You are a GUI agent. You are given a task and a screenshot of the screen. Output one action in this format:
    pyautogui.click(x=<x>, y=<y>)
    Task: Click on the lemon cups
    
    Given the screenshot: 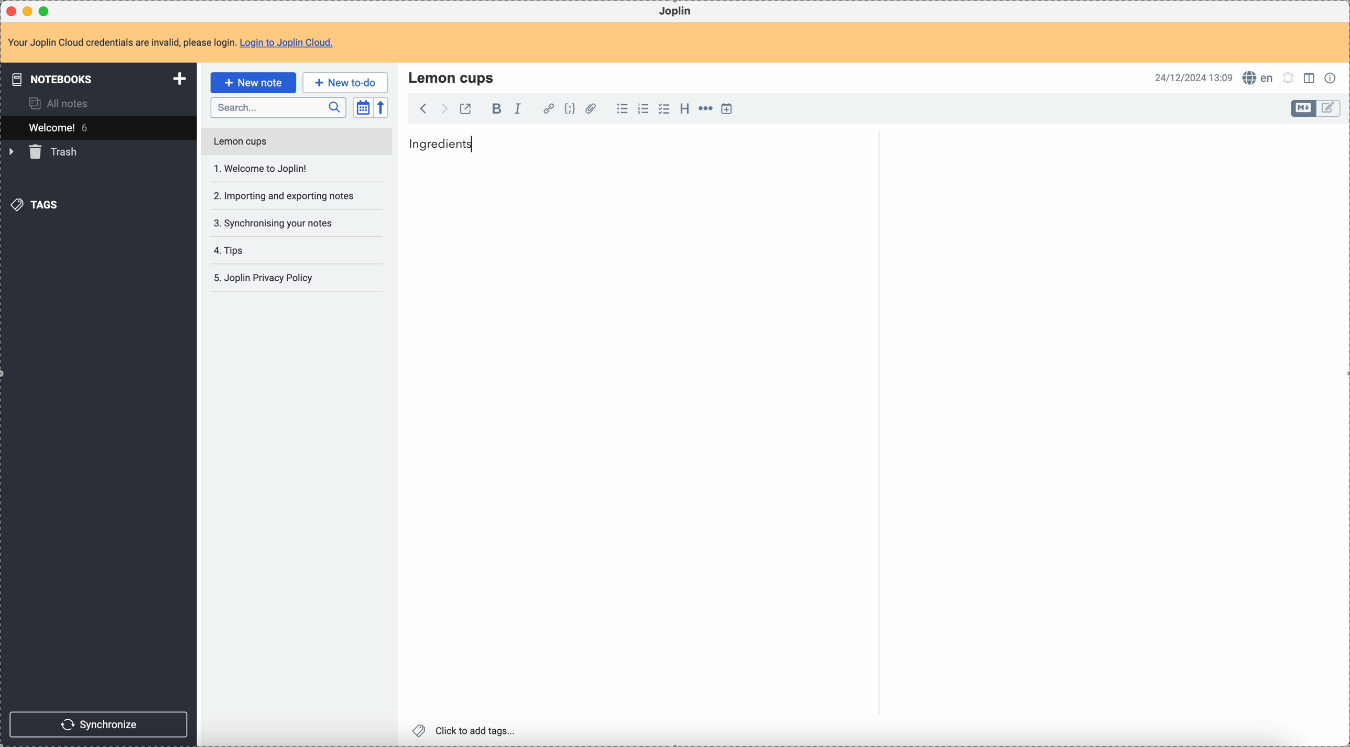 What is the action you would take?
    pyautogui.click(x=453, y=77)
    